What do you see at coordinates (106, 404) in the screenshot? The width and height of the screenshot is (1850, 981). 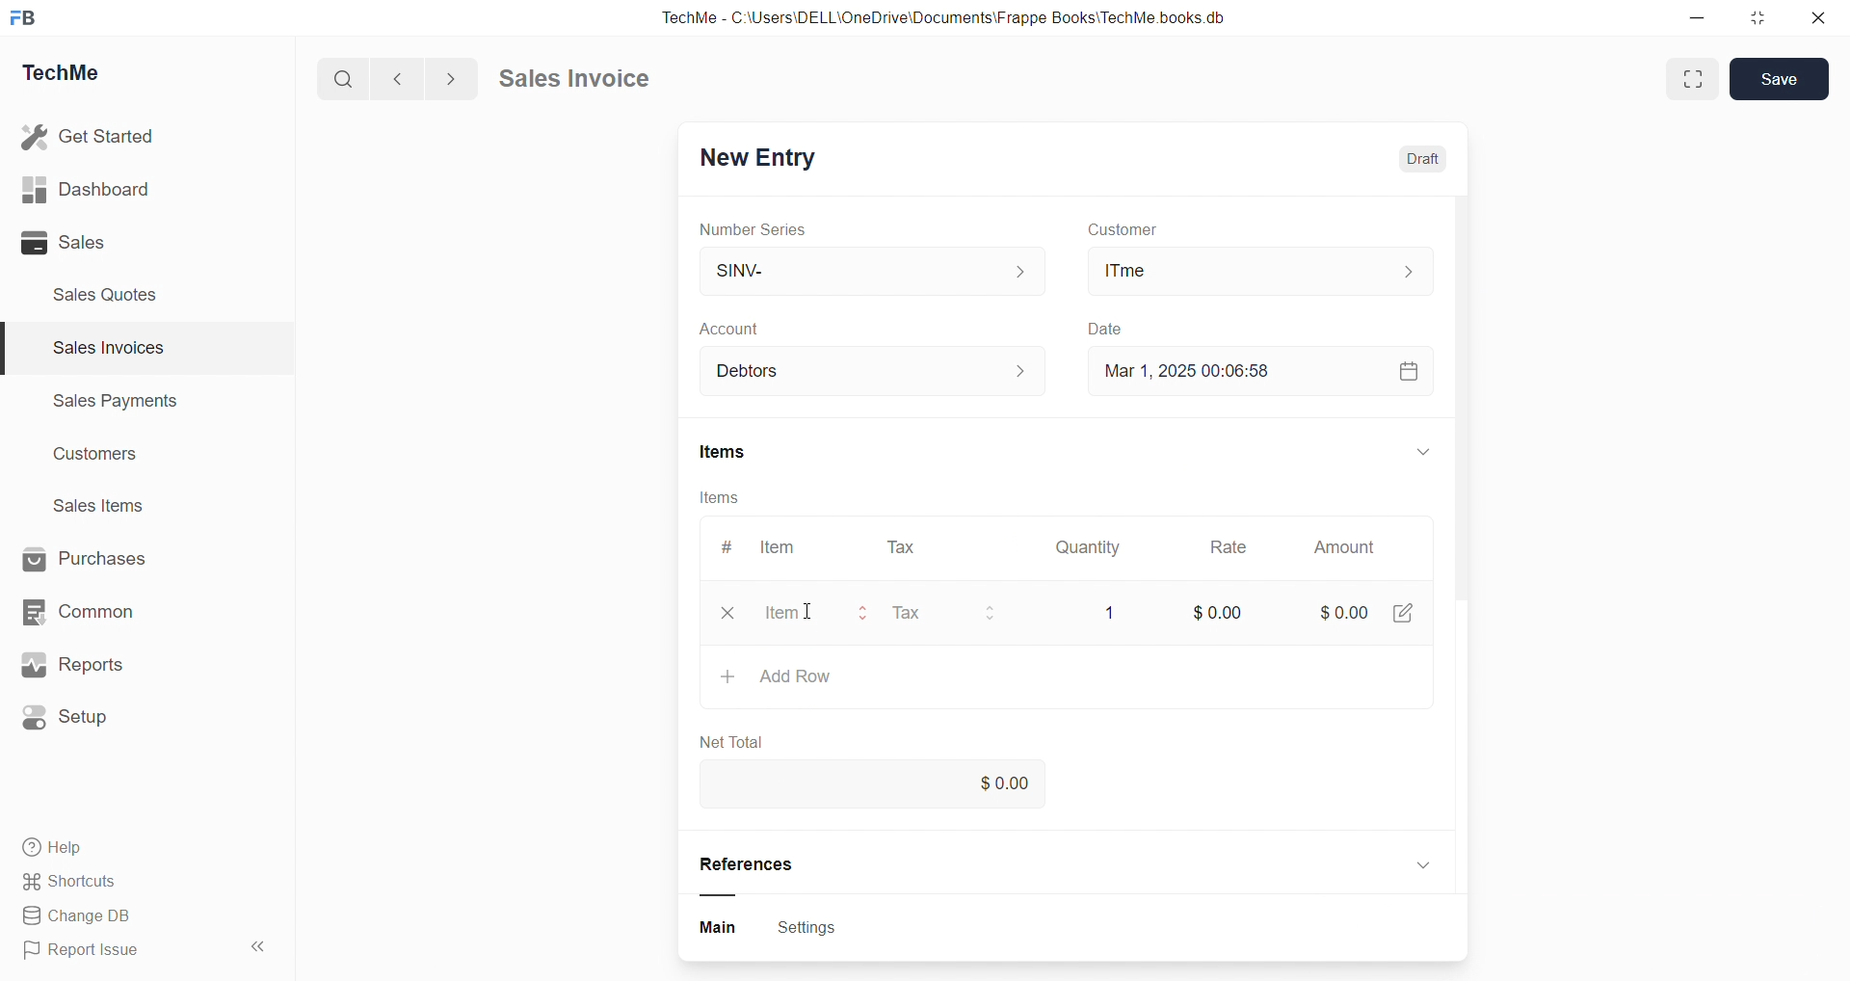 I see `Sales Payments` at bounding box center [106, 404].